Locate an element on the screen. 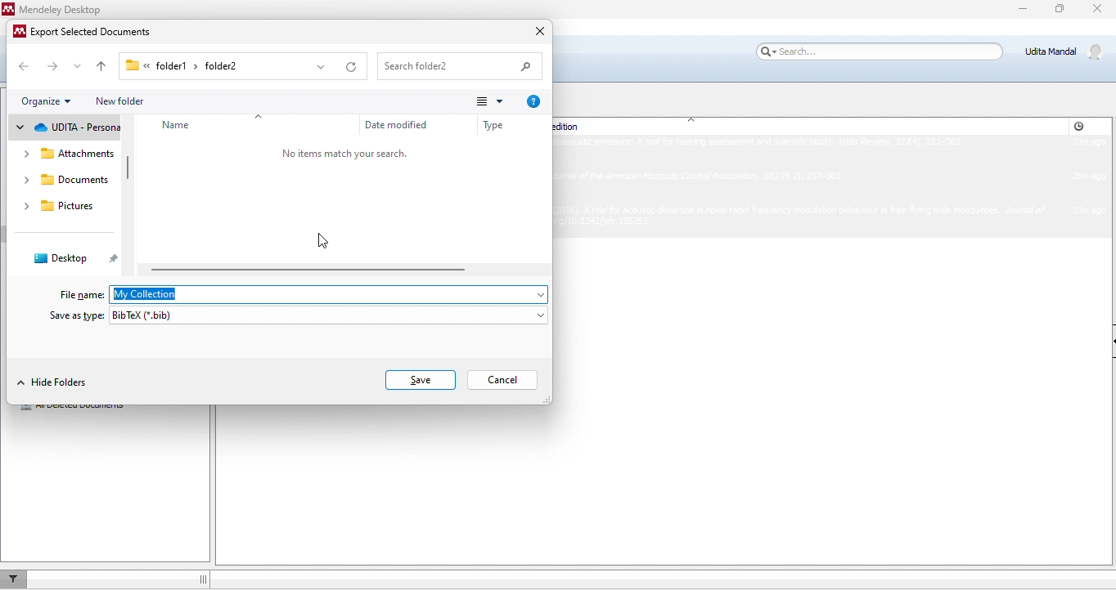 The image size is (1116, 590). close is located at coordinates (1100, 11).